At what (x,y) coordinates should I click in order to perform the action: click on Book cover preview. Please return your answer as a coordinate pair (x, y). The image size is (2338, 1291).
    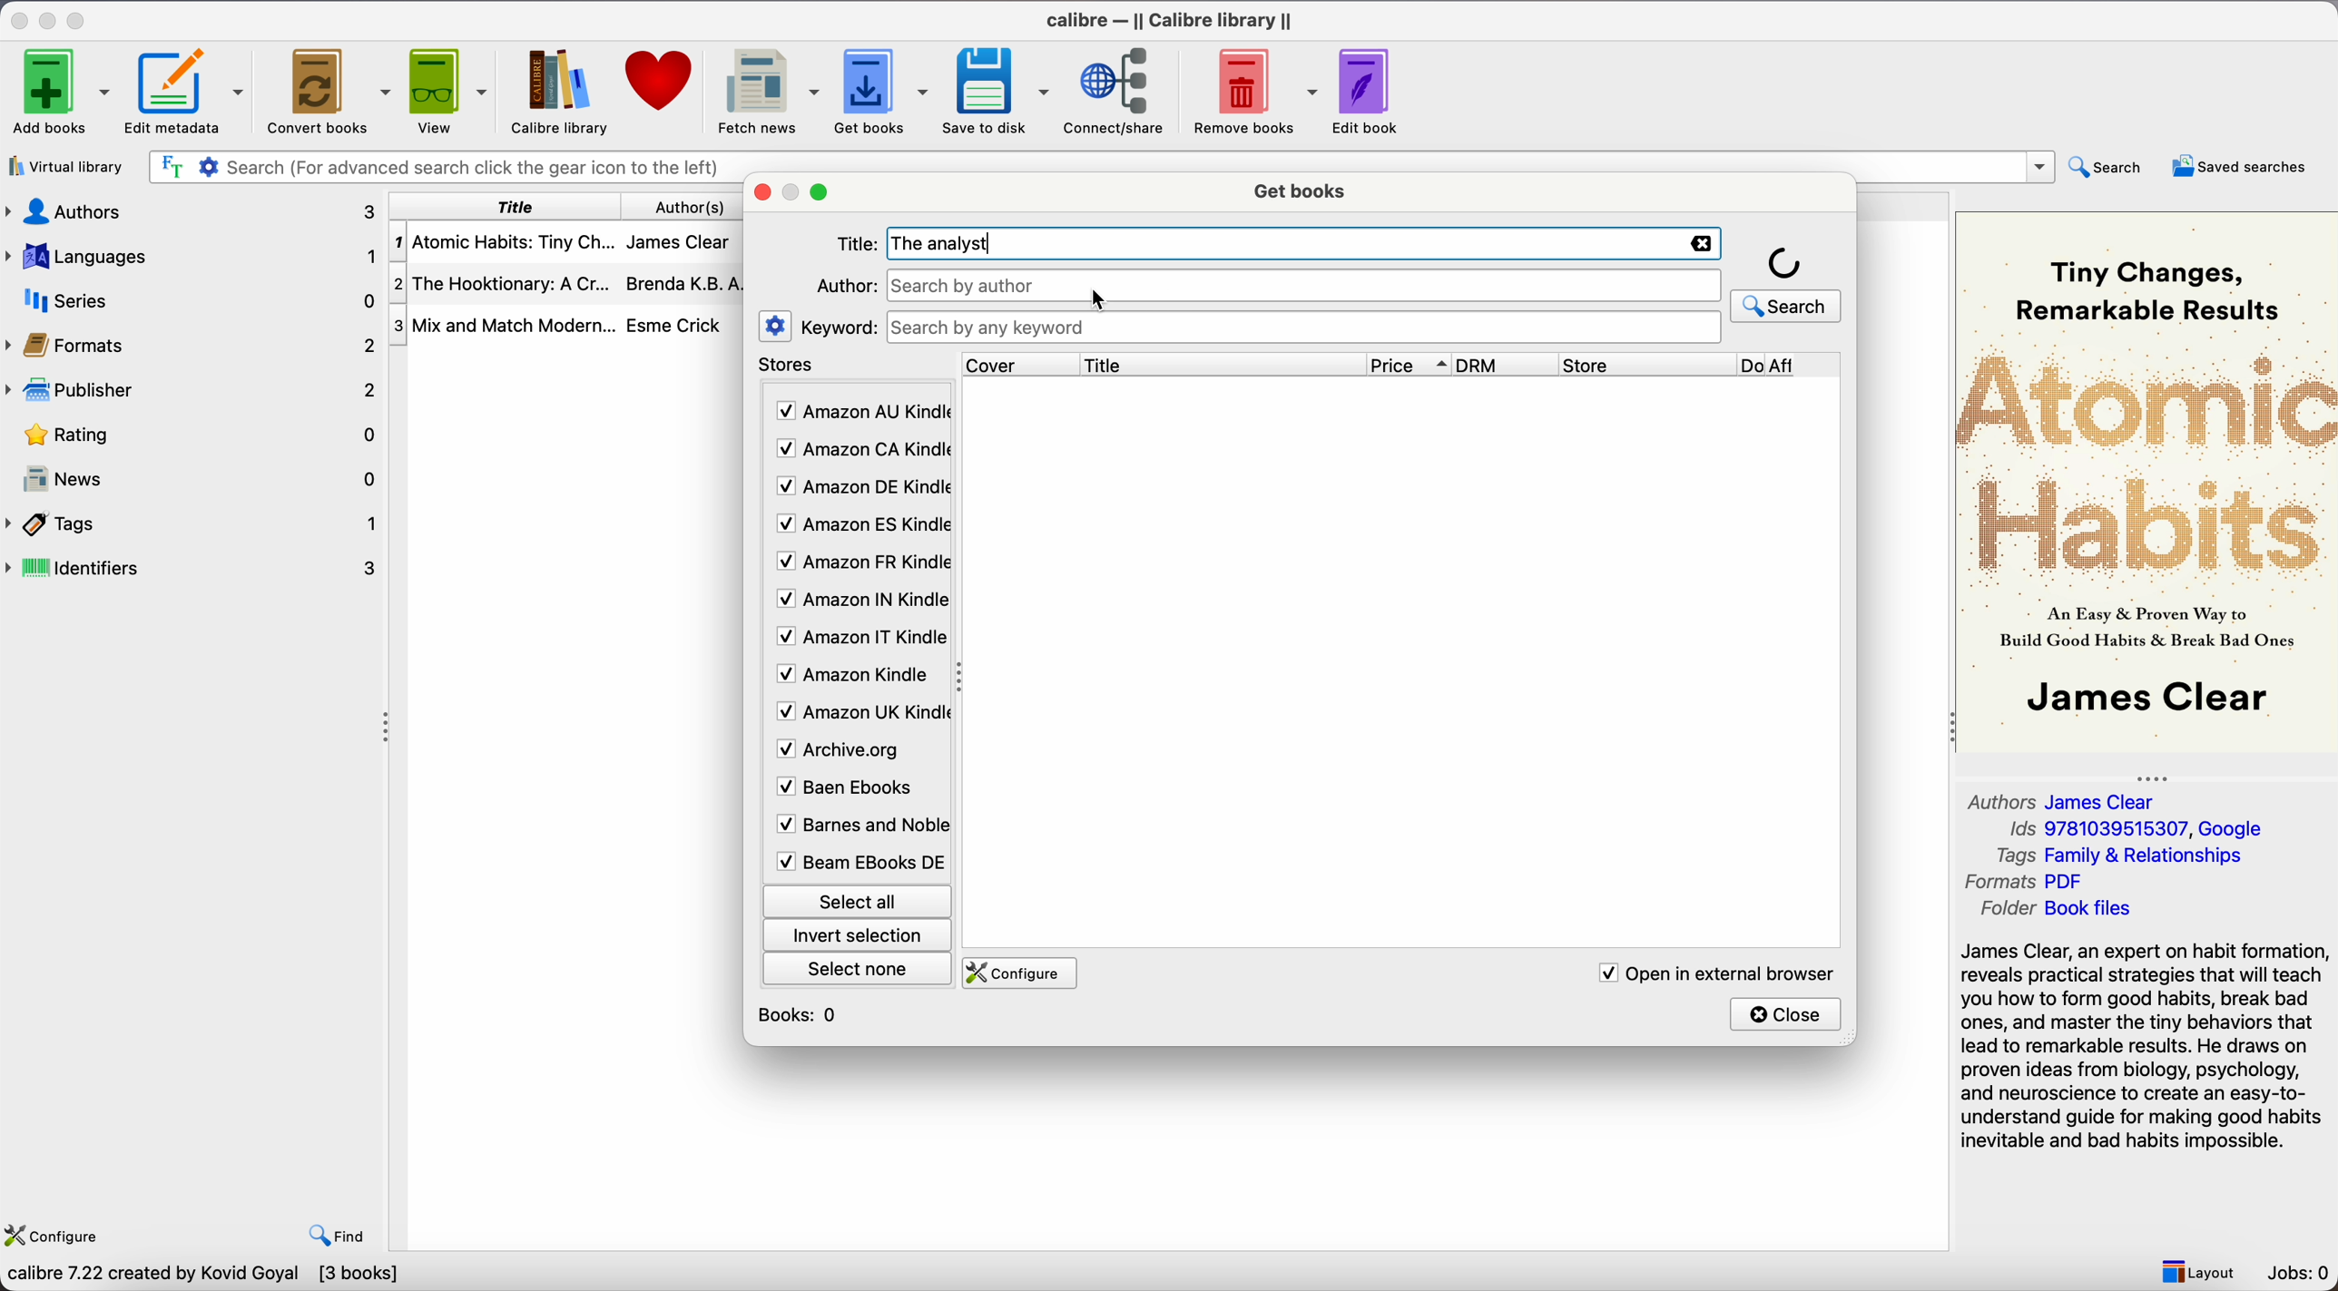
    Looking at the image, I should click on (2146, 480).